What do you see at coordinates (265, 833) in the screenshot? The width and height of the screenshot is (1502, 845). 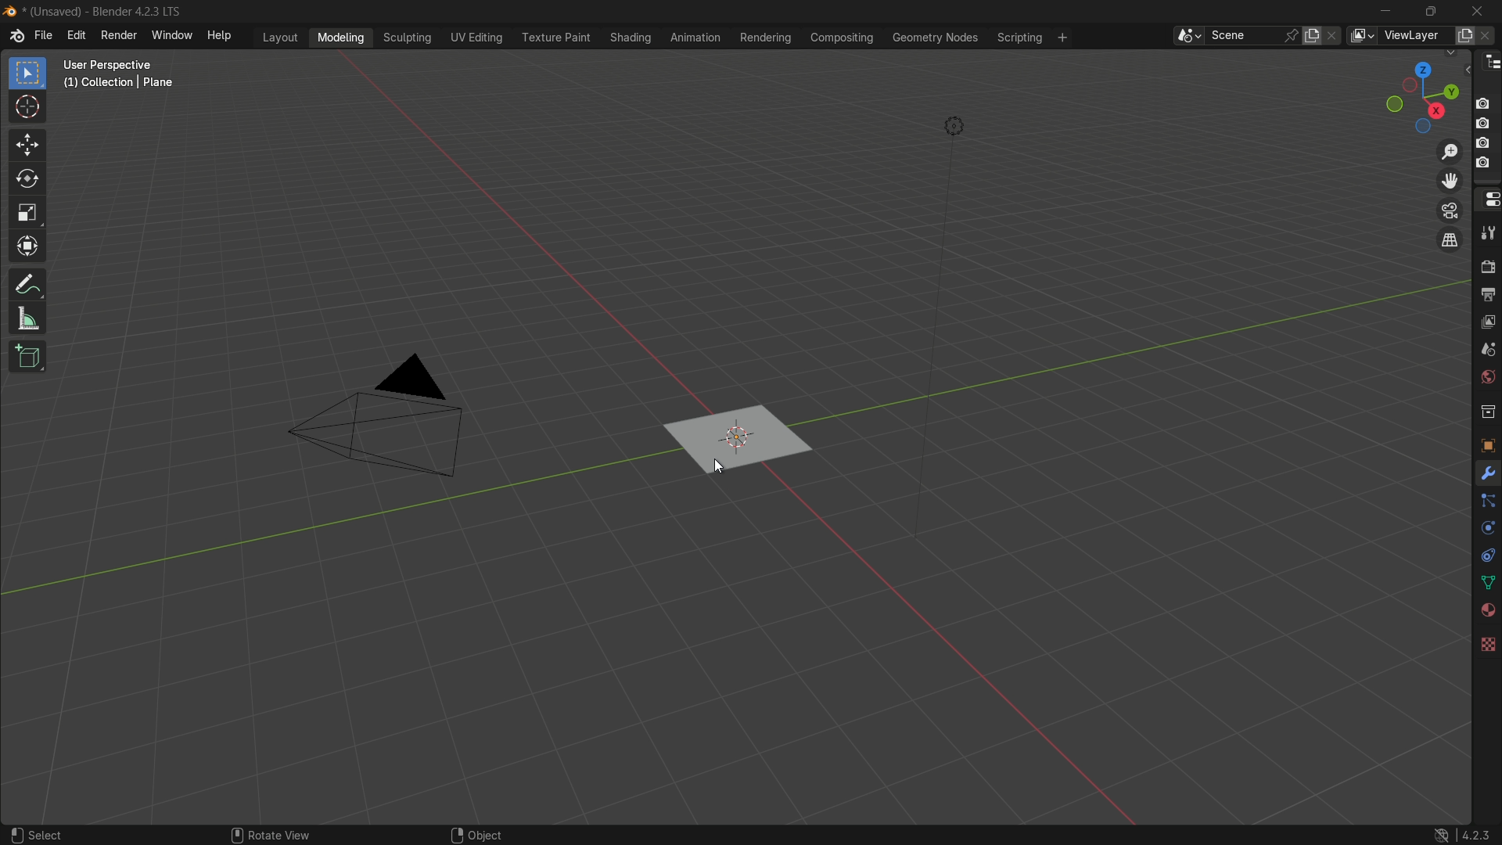 I see `rotate view` at bounding box center [265, 833].